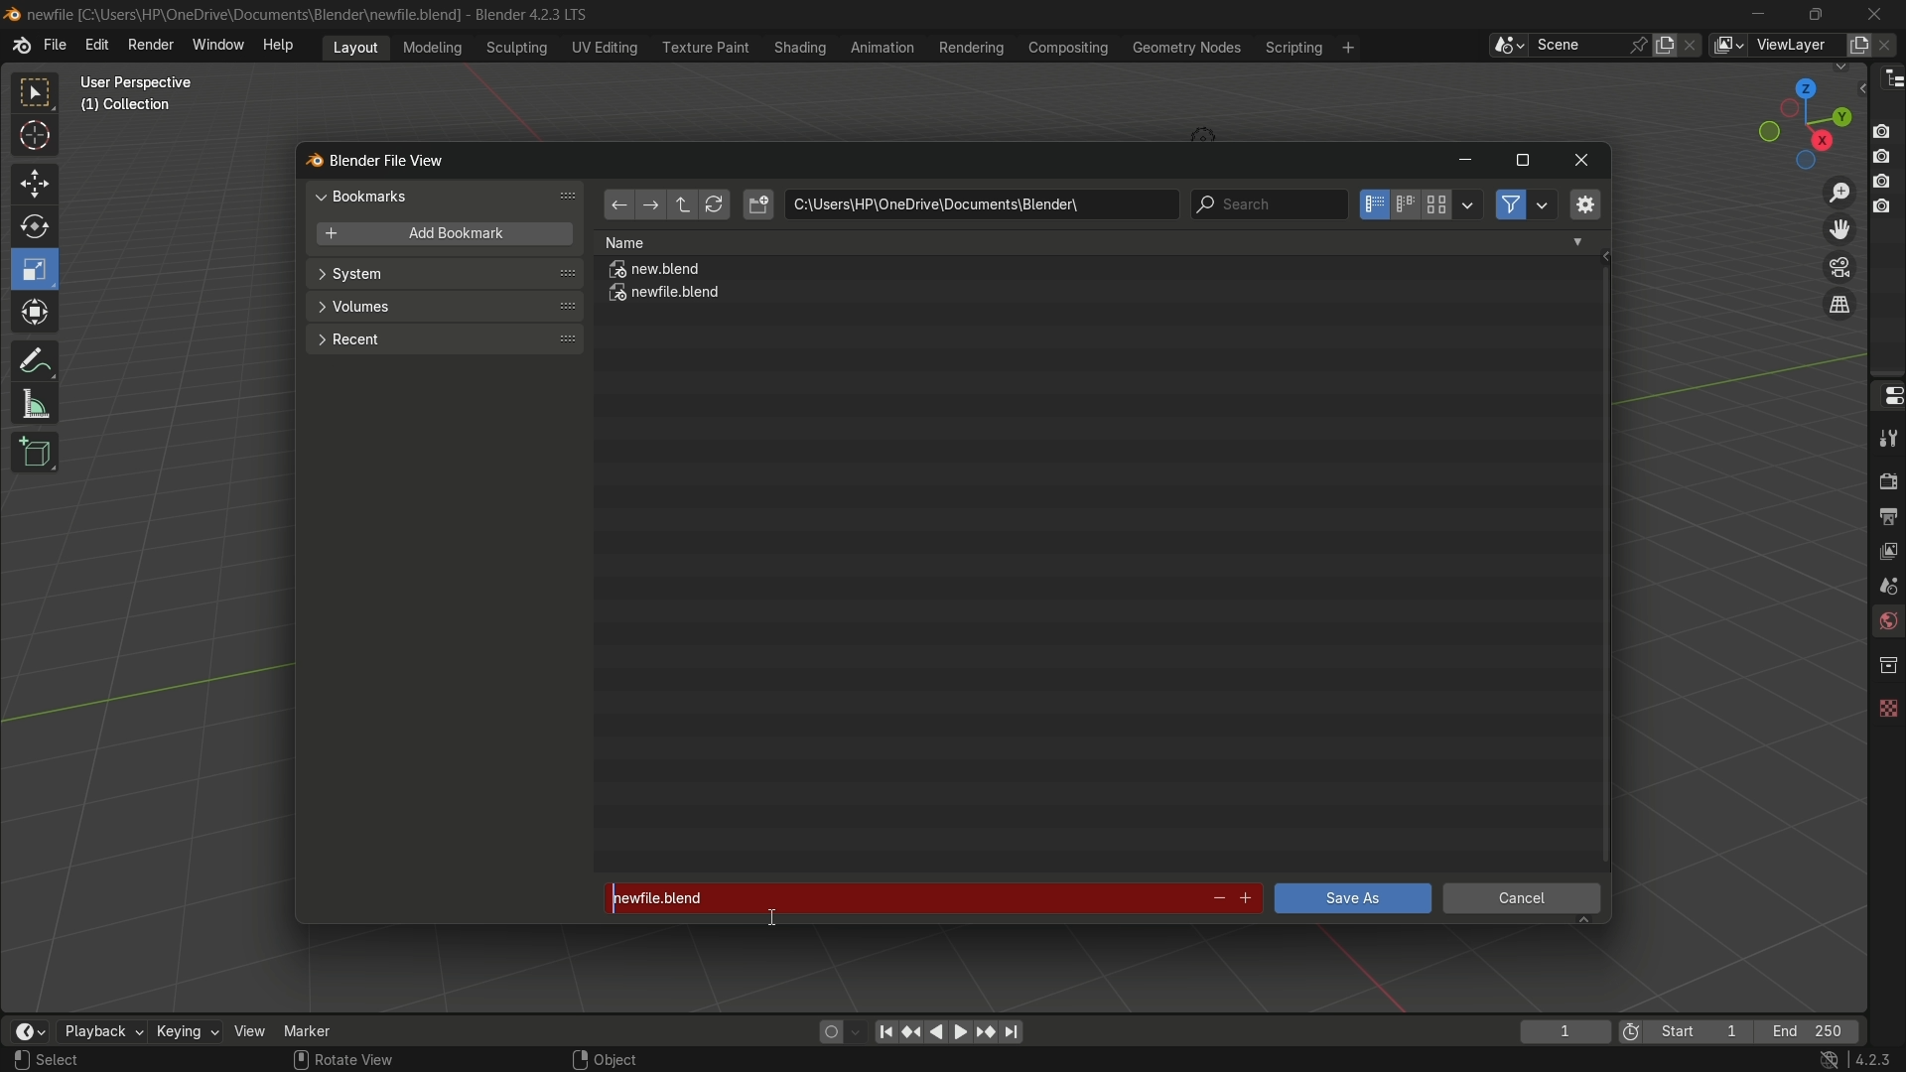 The image size is (1906, 1072). Describe the element at coordinates (445, 276) in the screenshot. I see `system` at that location.